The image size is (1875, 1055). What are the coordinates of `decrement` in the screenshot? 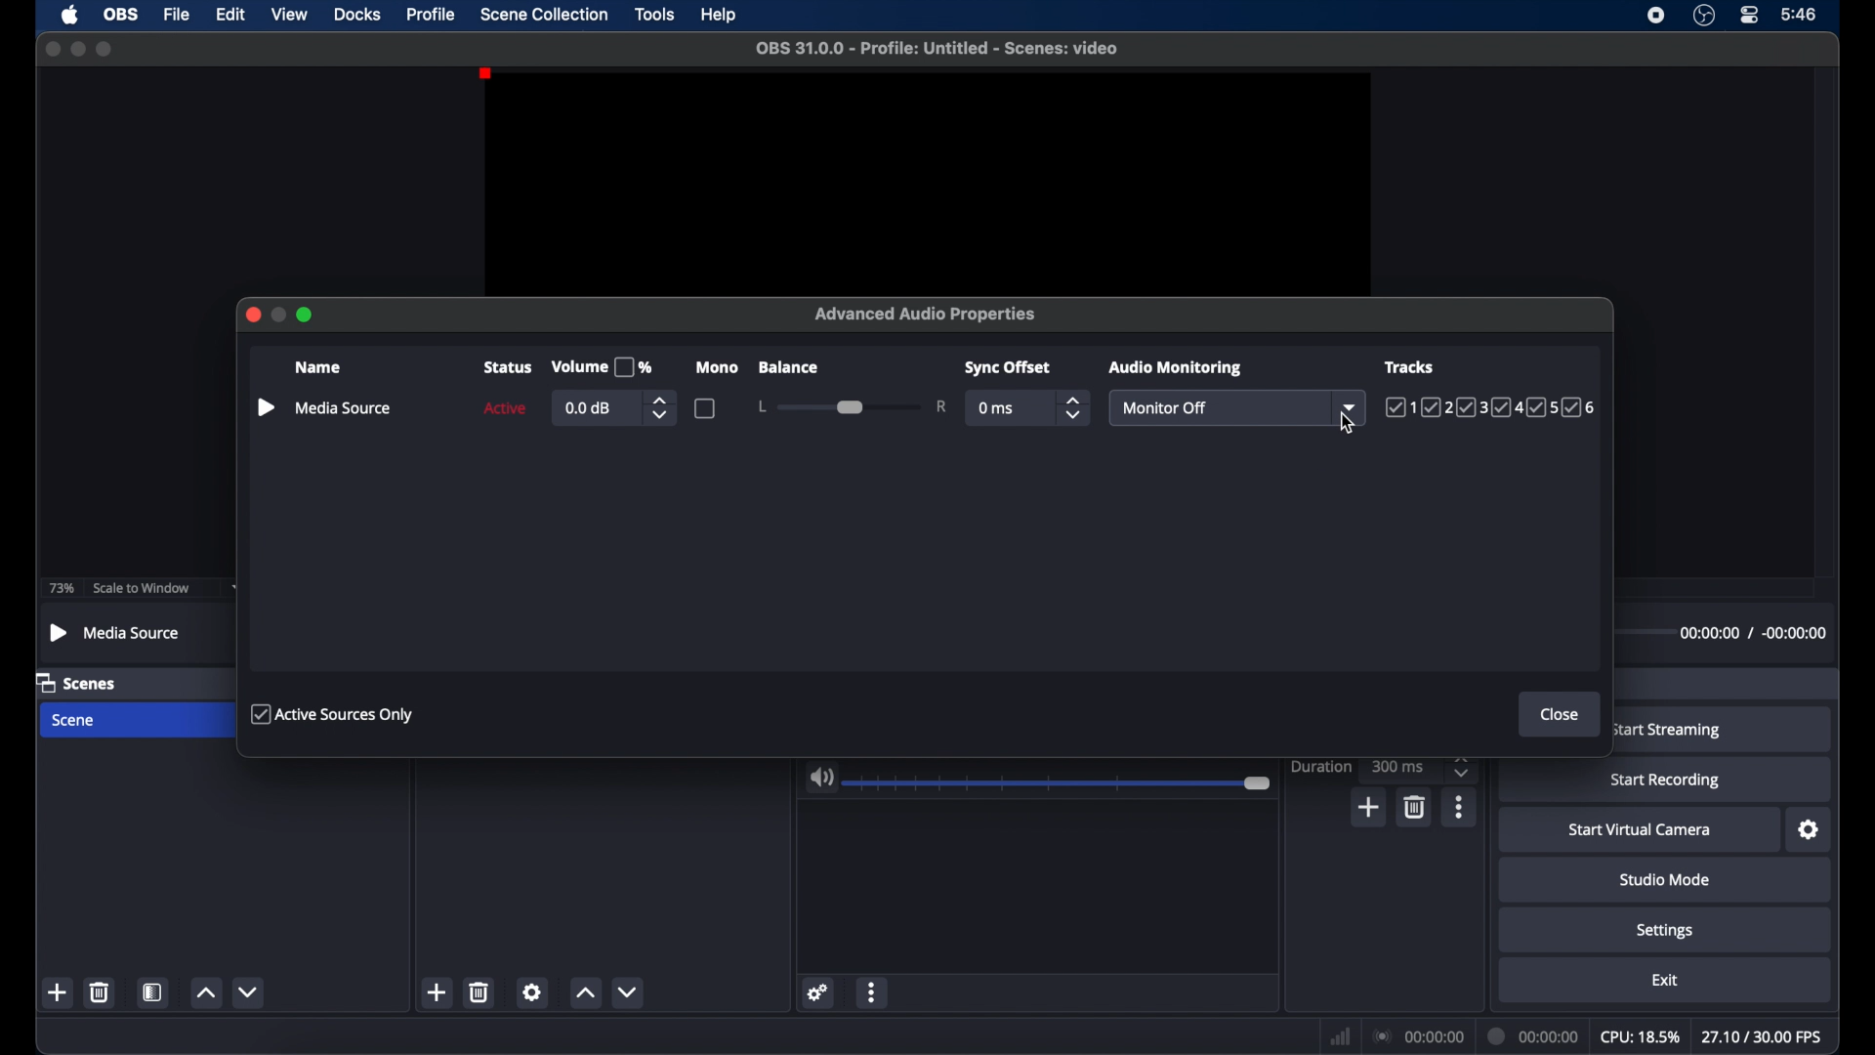 It's located at (248, 992).